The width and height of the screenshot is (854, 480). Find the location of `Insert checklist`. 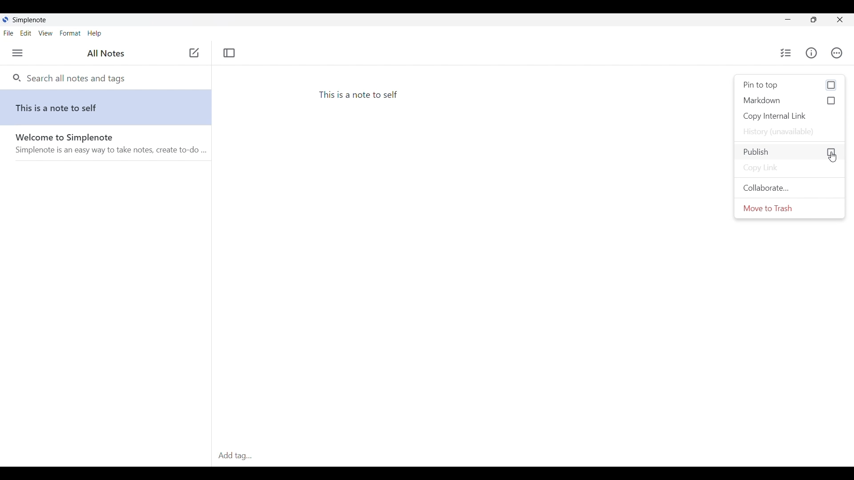

Insert checklist is located at coordinates (786, 53).